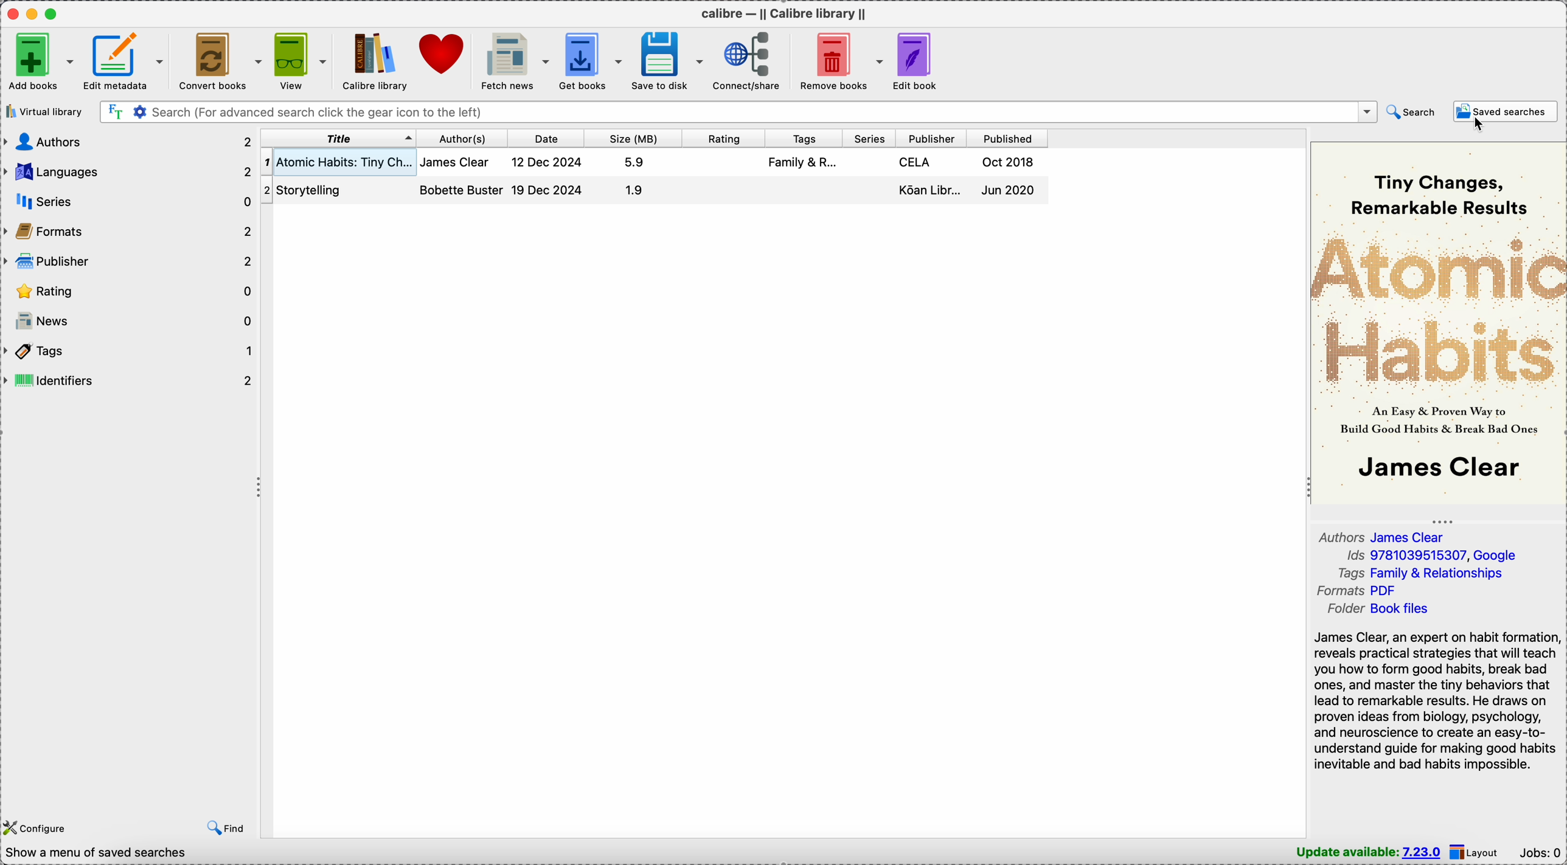 This screenshot has width=1567, height=865. I want to click on search bar, so click(738, 111).